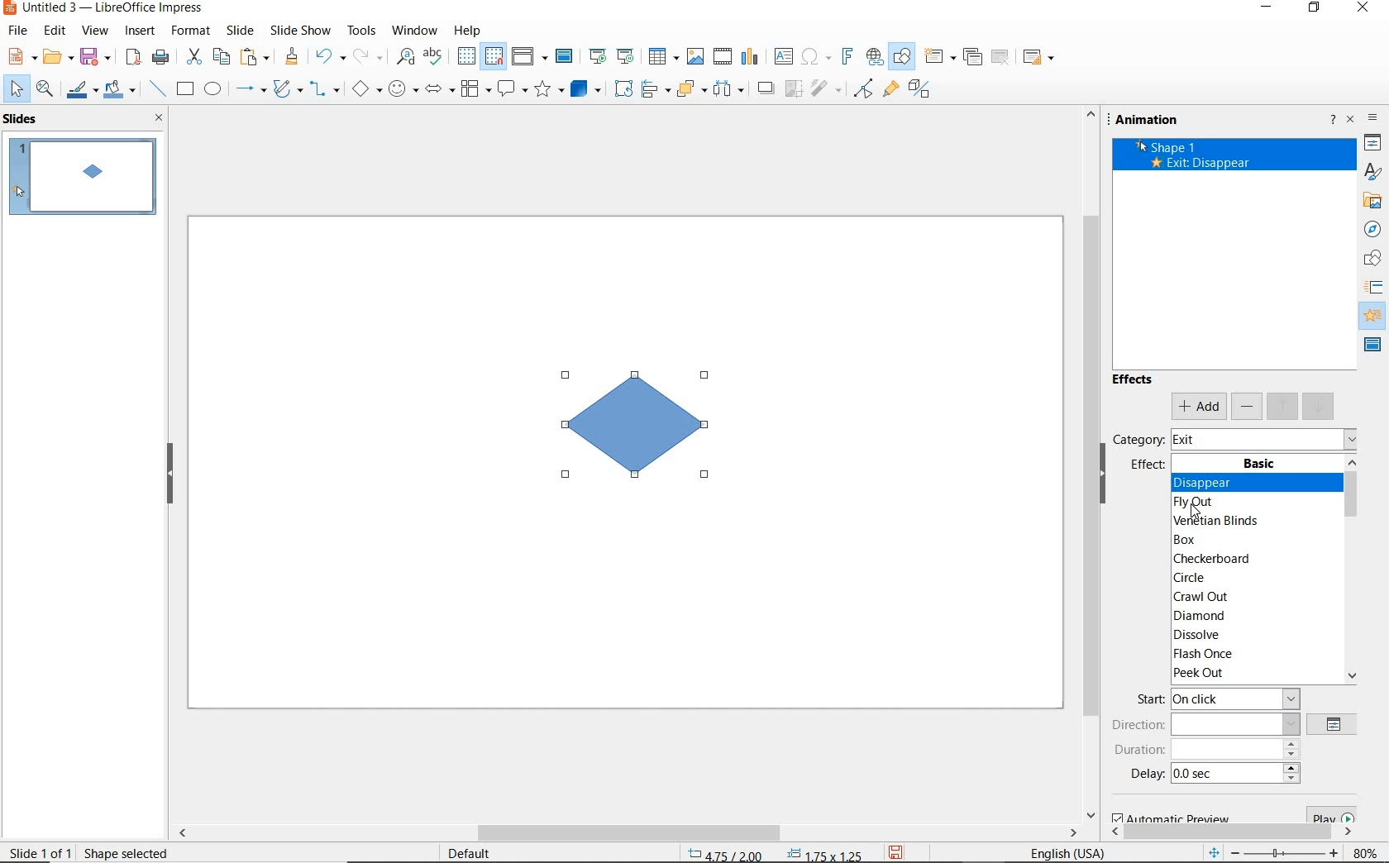 Image resolution: width=1389 pixels, height=863 pixels. I want to click on slide 1, so click(82, 179).